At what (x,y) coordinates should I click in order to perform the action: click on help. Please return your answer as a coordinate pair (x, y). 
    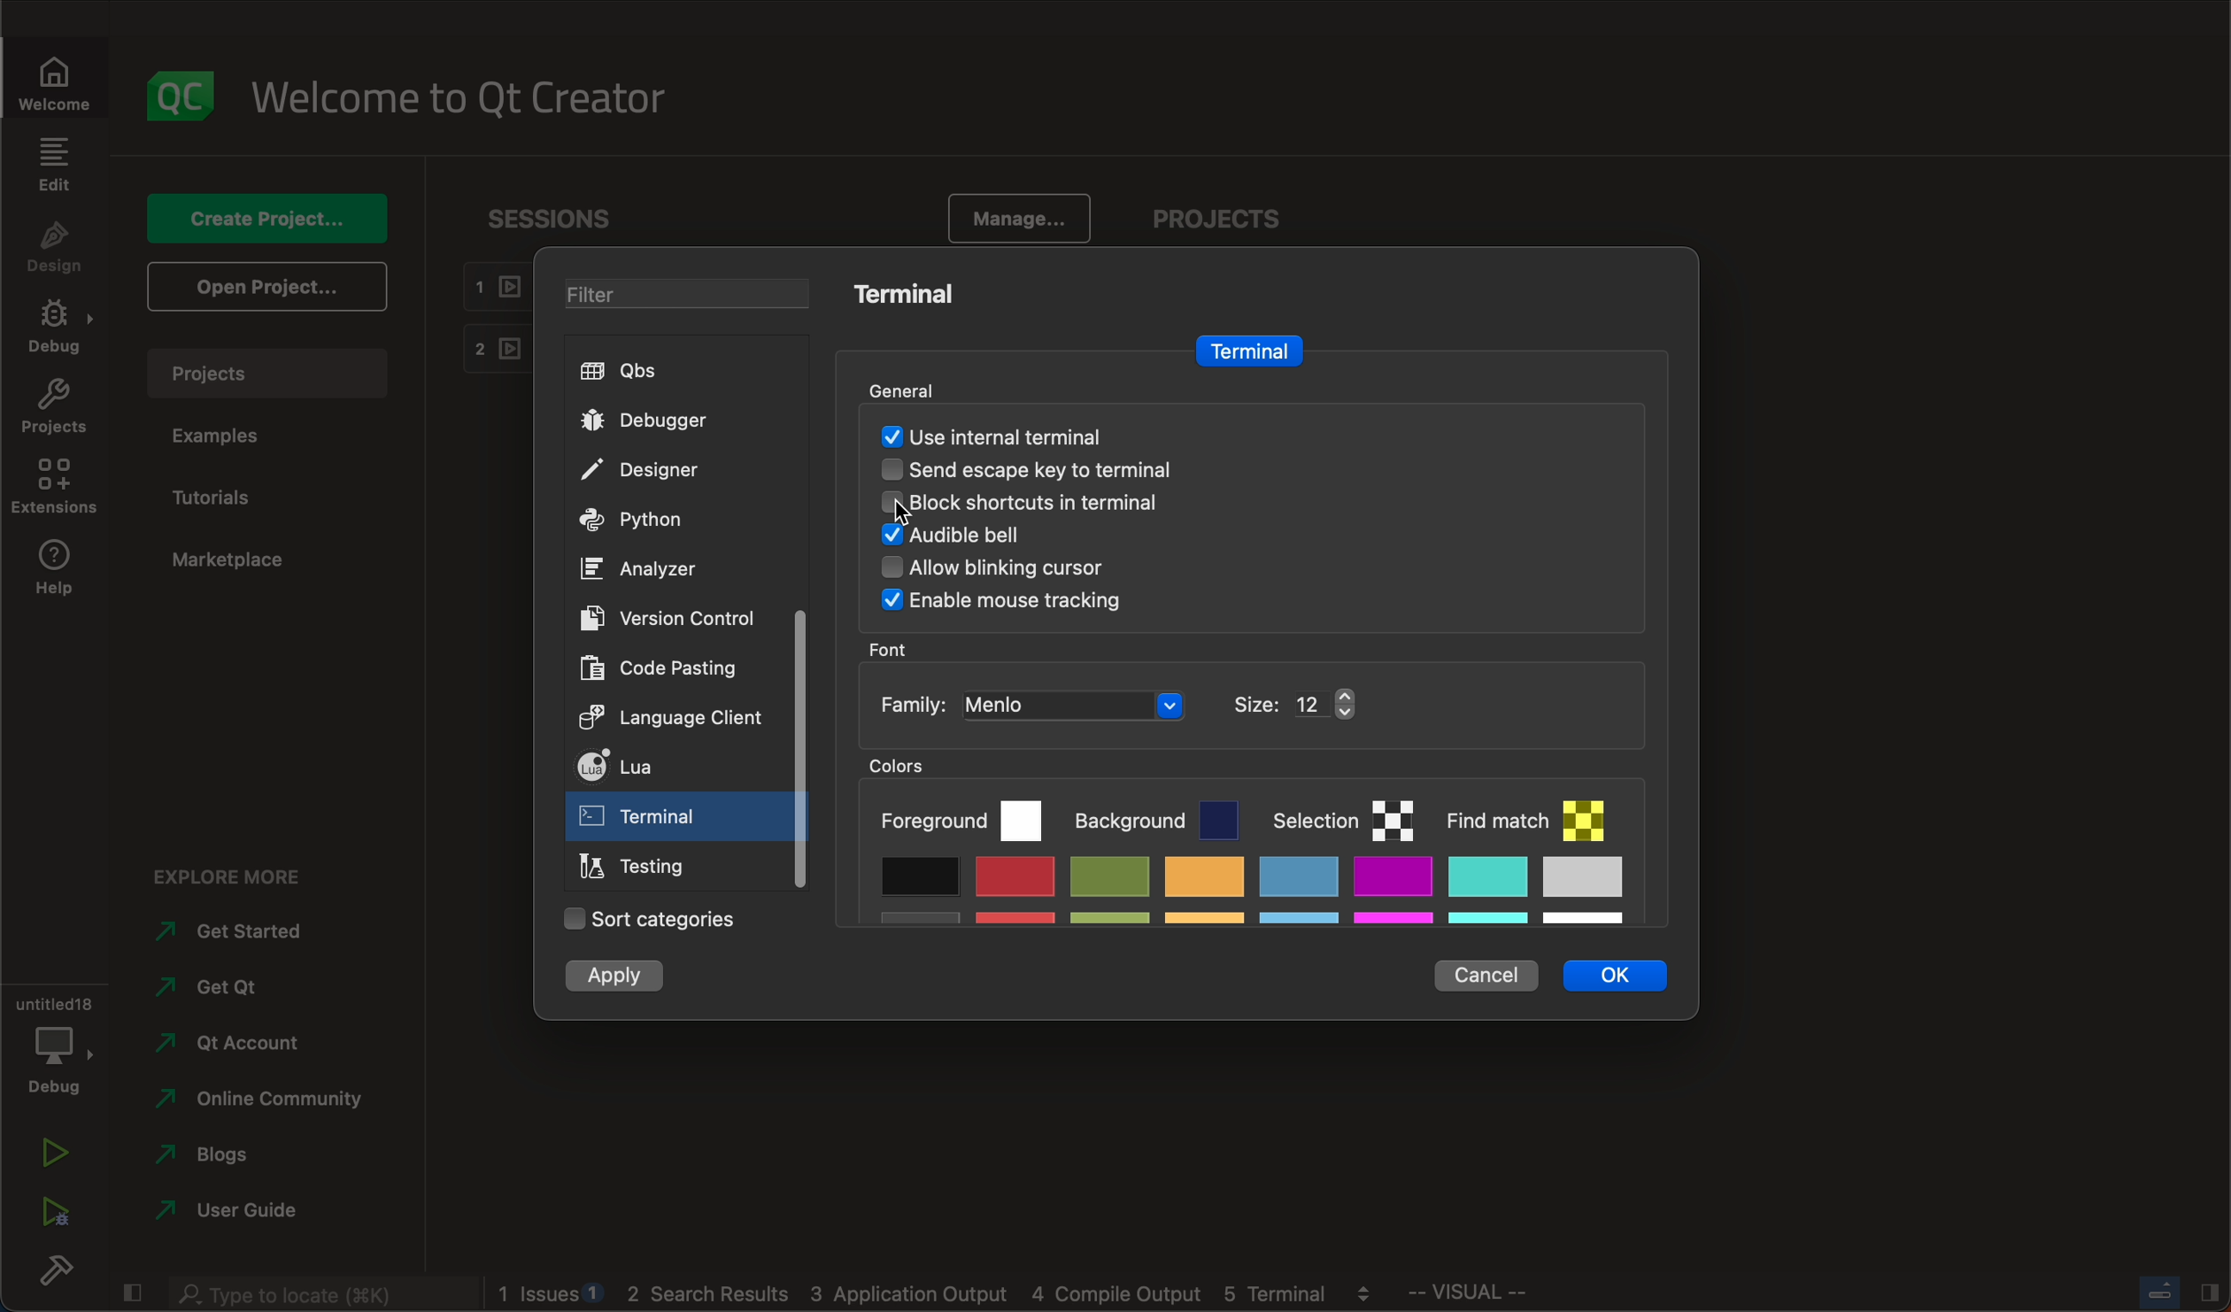
    Looking at the image, I should click on (55, 570).